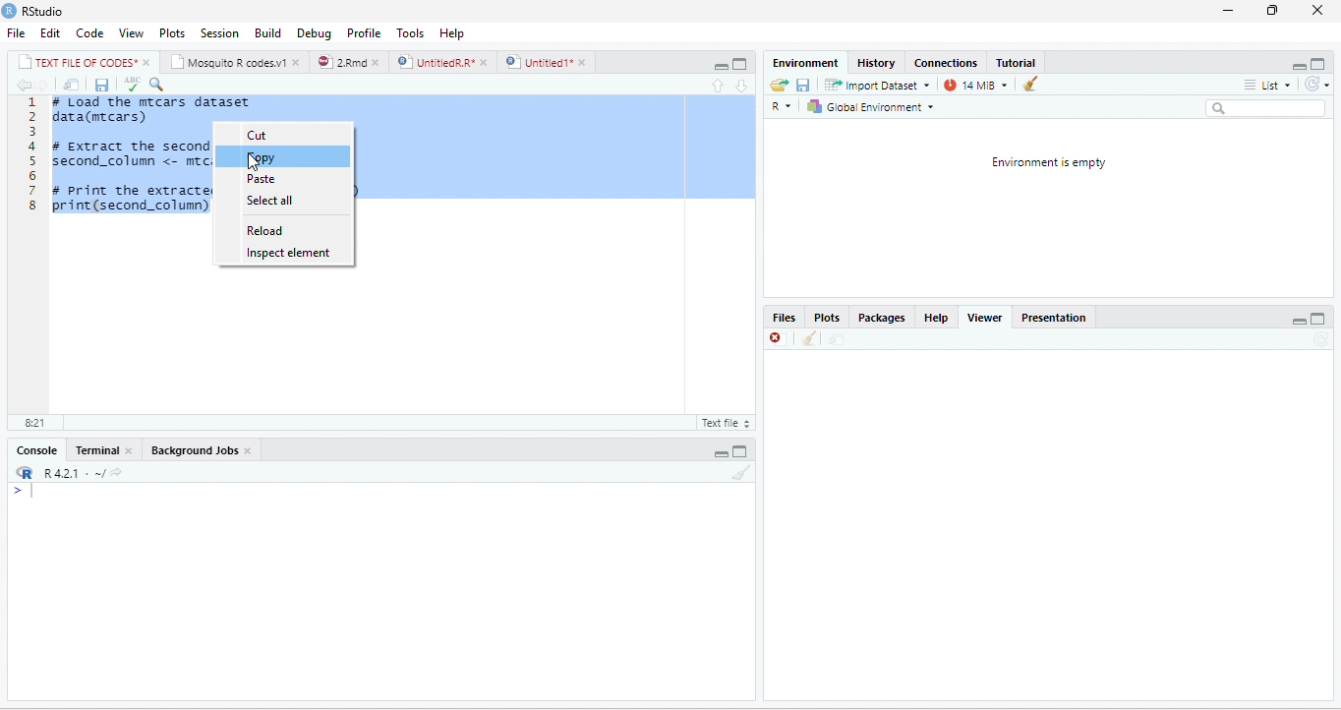  What do you see at coordinates (22, 85) in the screenshot?
I see `previous ` at bounding box center [22, 85].